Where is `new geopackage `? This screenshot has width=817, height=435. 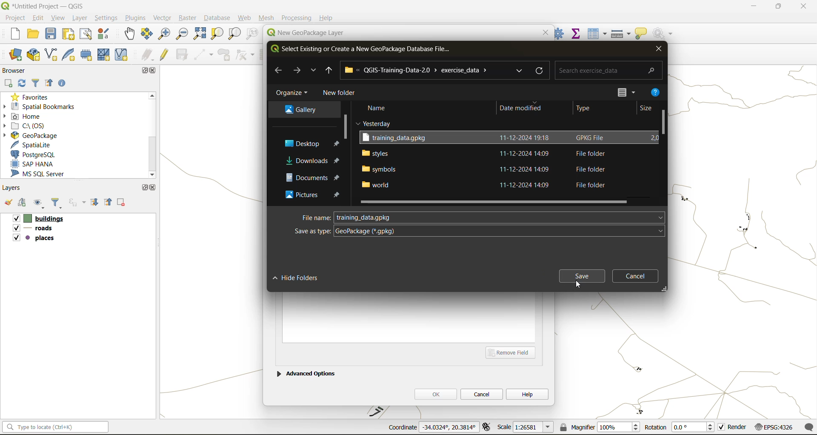
new geopackage  is located at coordinates (34, 55).